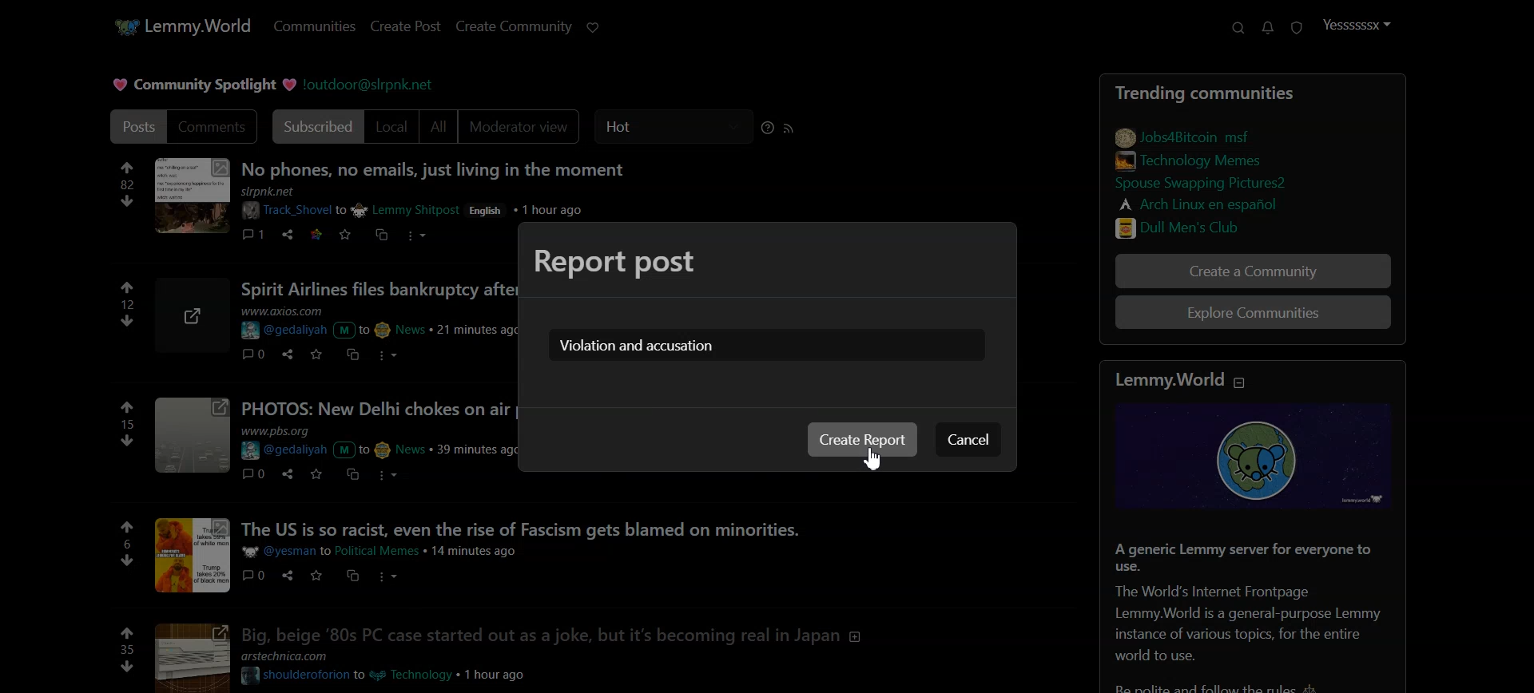  Describe the element at coordinates (371, 84) in the screenshot. I see `Hyperlink` at that location.